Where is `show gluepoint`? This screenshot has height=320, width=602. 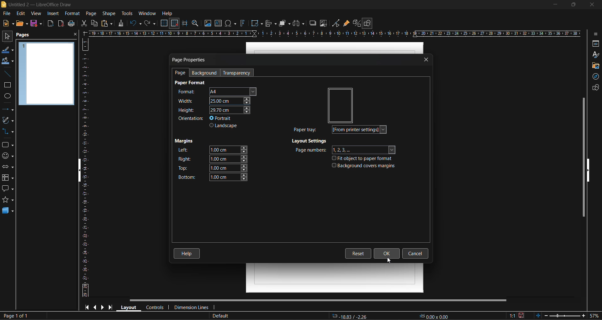 show gluepoint is located at coordinates (346, 24).